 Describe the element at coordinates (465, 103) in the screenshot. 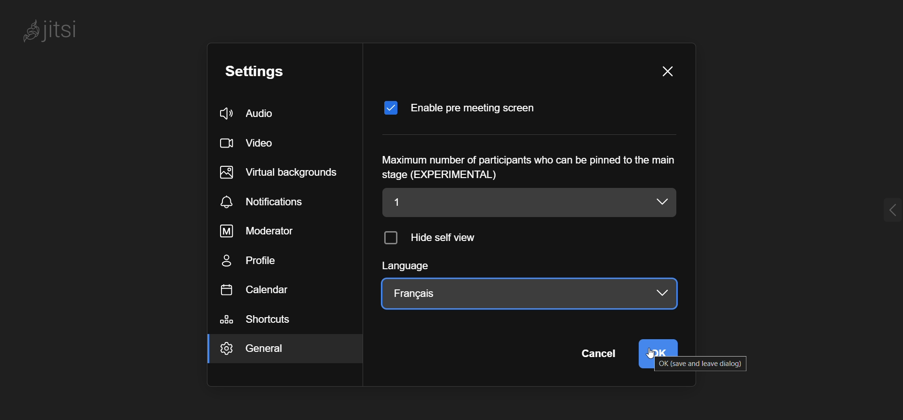

I see `Enable pre meeting screen enabled` at that location.